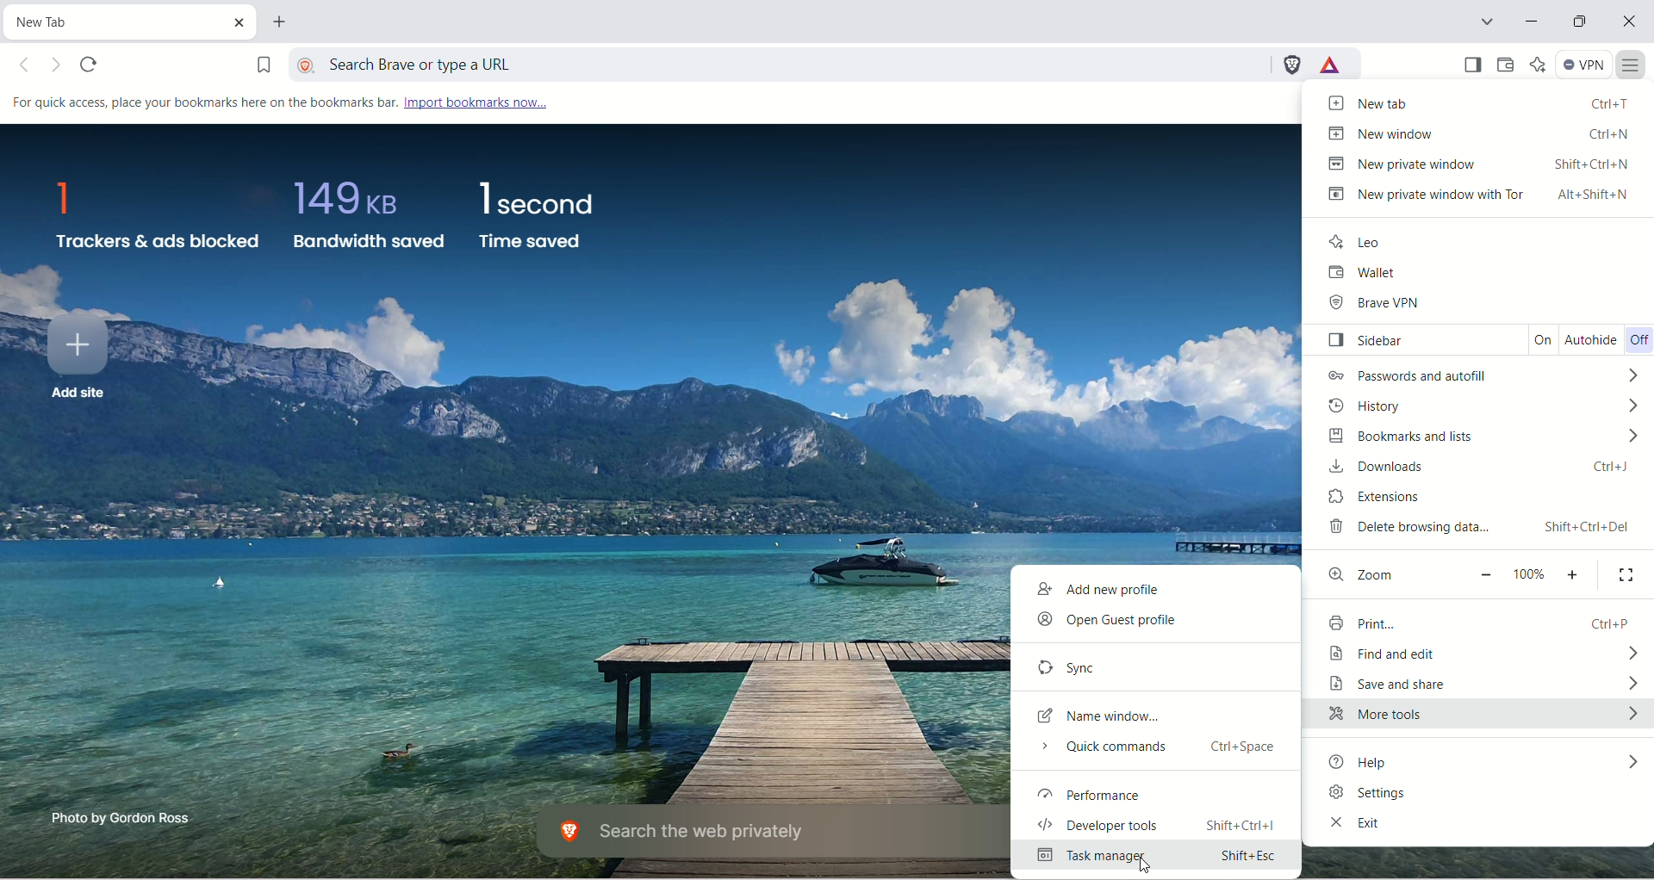 Image resolution: width=1654 pixels, height=880 pixels. I want to click on Search the web privately , so click(757, 833).